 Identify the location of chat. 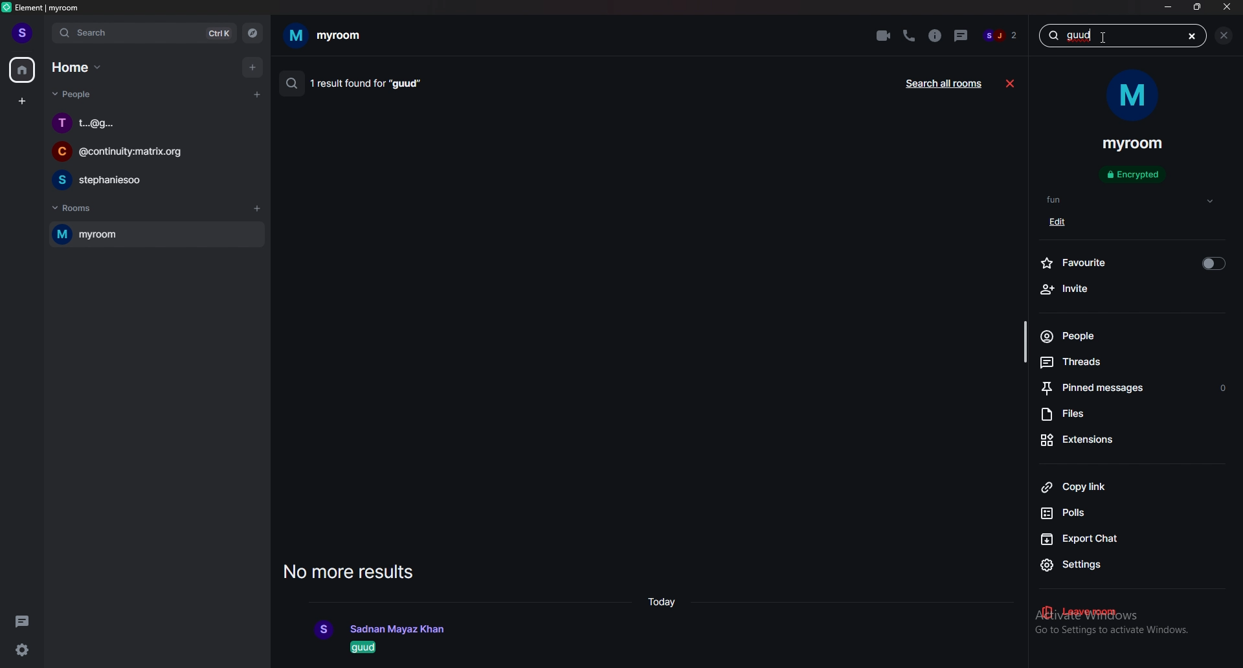
(153, 152).